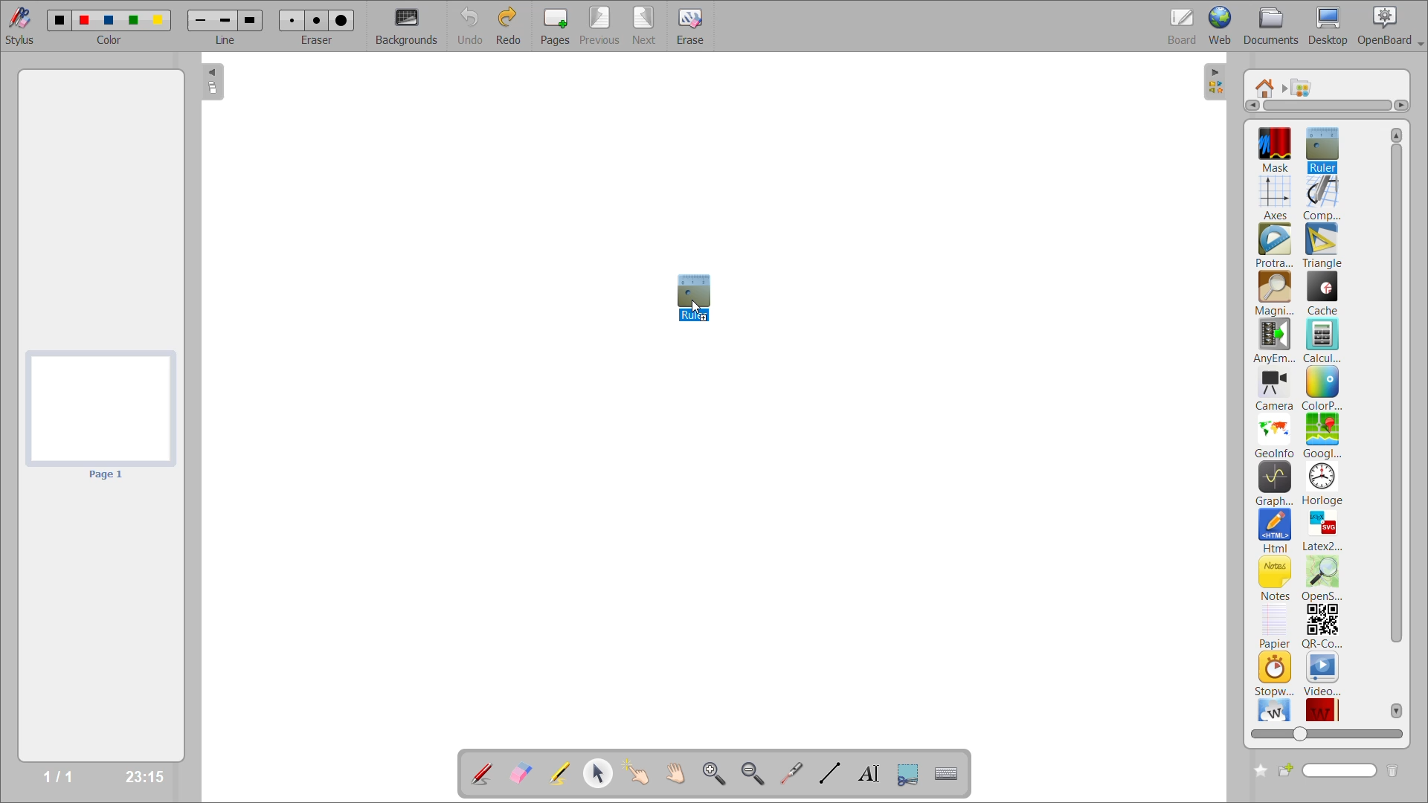 This screenshot has height=803, width=1428. I want to click on line 3, so click(249, 22).